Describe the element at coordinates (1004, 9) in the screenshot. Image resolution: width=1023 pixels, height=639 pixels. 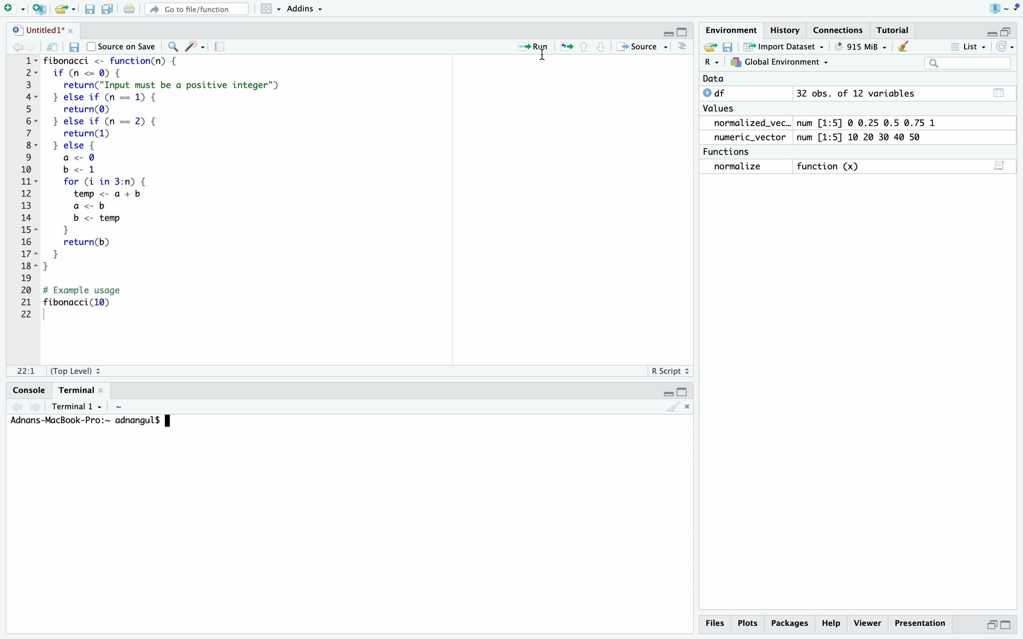
I see `RStudio` at that location.